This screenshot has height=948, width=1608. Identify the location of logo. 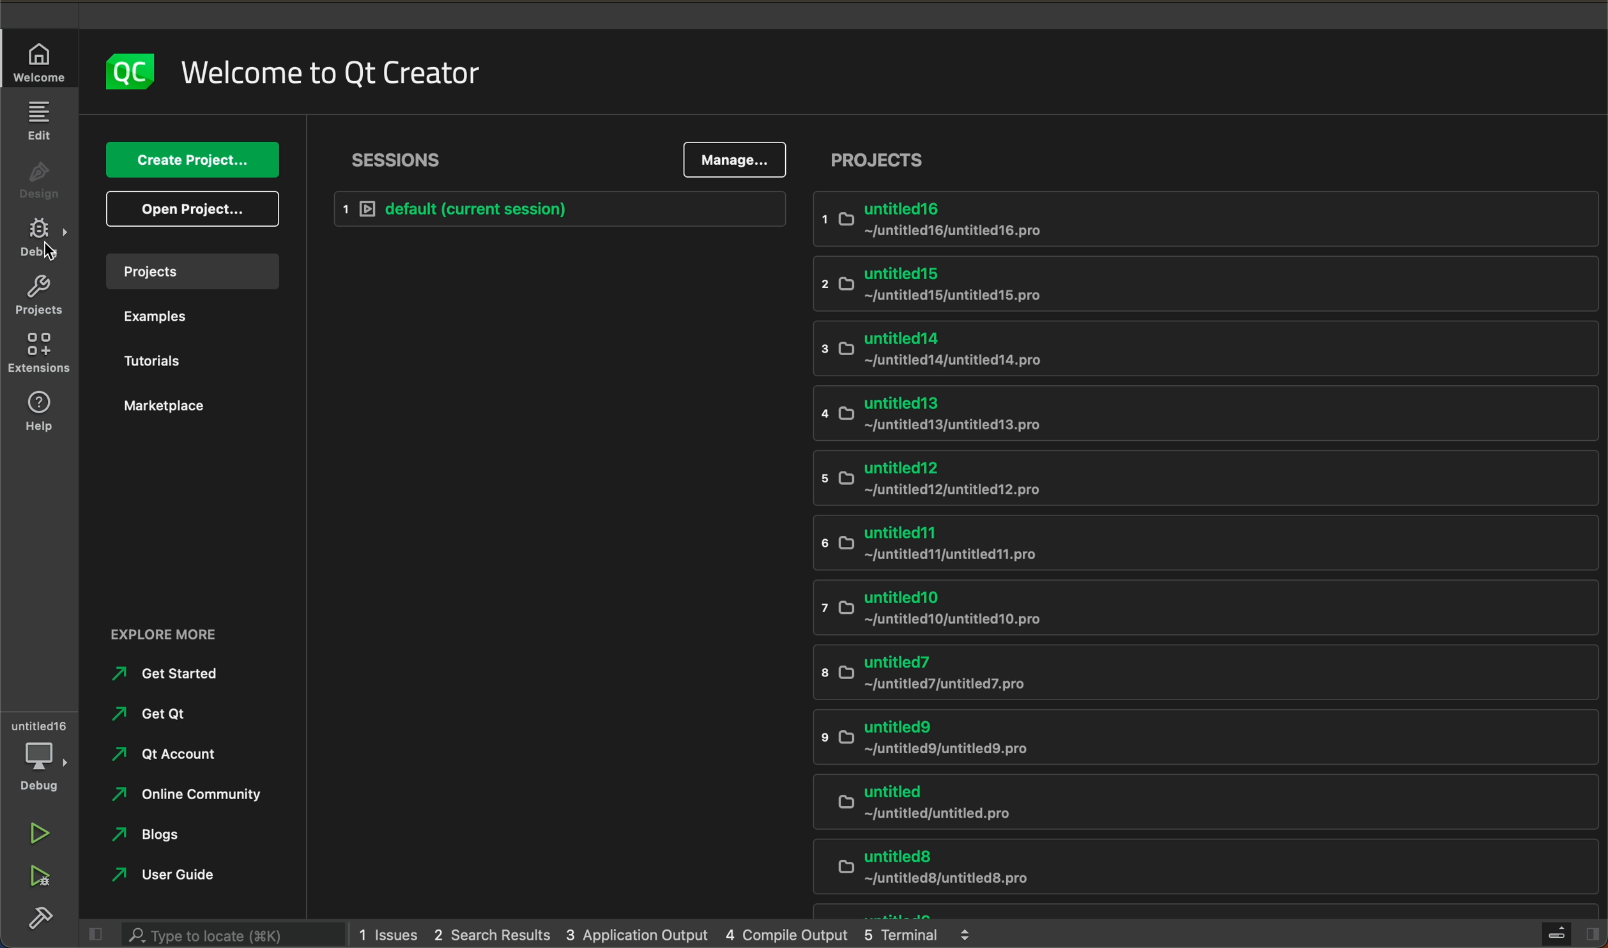
(131, 70).